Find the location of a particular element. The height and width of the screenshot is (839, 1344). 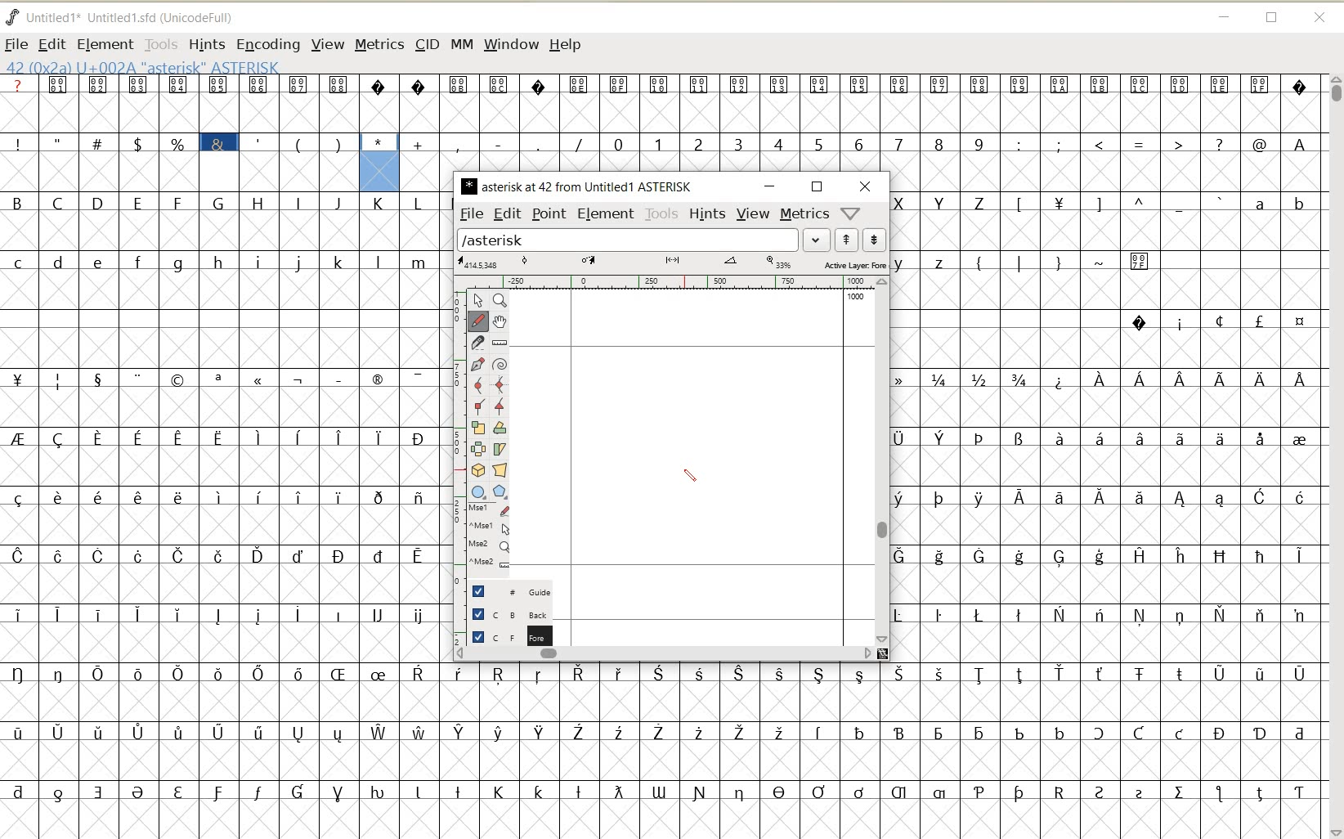

MINIMIZE is located at coordinates (1225, 17).